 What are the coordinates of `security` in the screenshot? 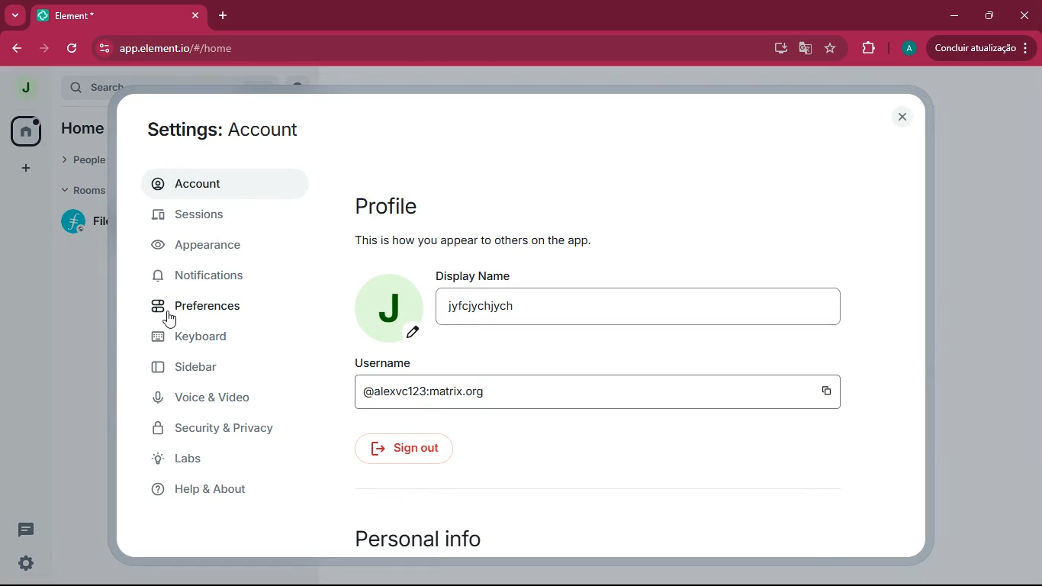 It's located at (219, 430).